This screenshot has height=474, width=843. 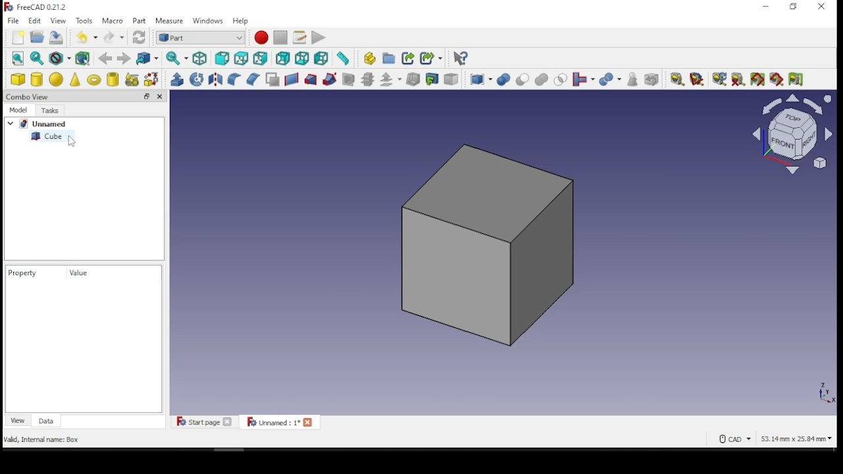 What do you see at coordinates (36, 21) in the screenshot?
I see `edit` at bounding box center [36, 21].